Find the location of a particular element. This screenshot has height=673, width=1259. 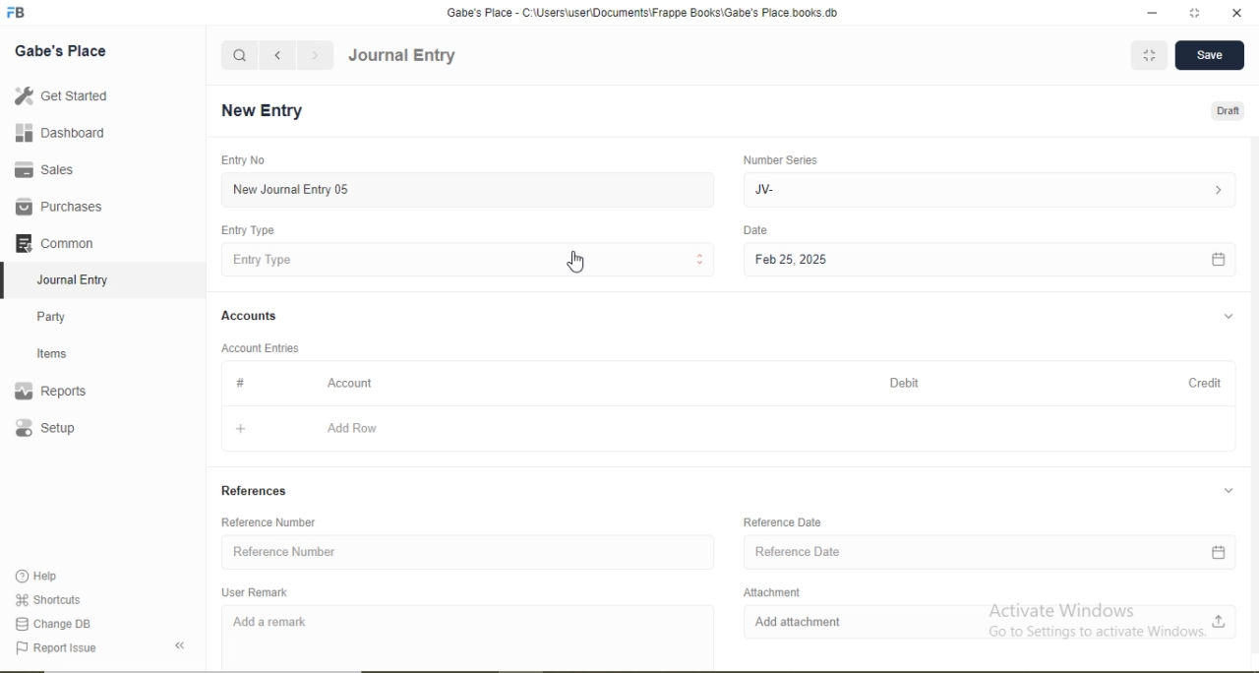

MINIMIZE WINDOW is located at coordinates (1147, 55).